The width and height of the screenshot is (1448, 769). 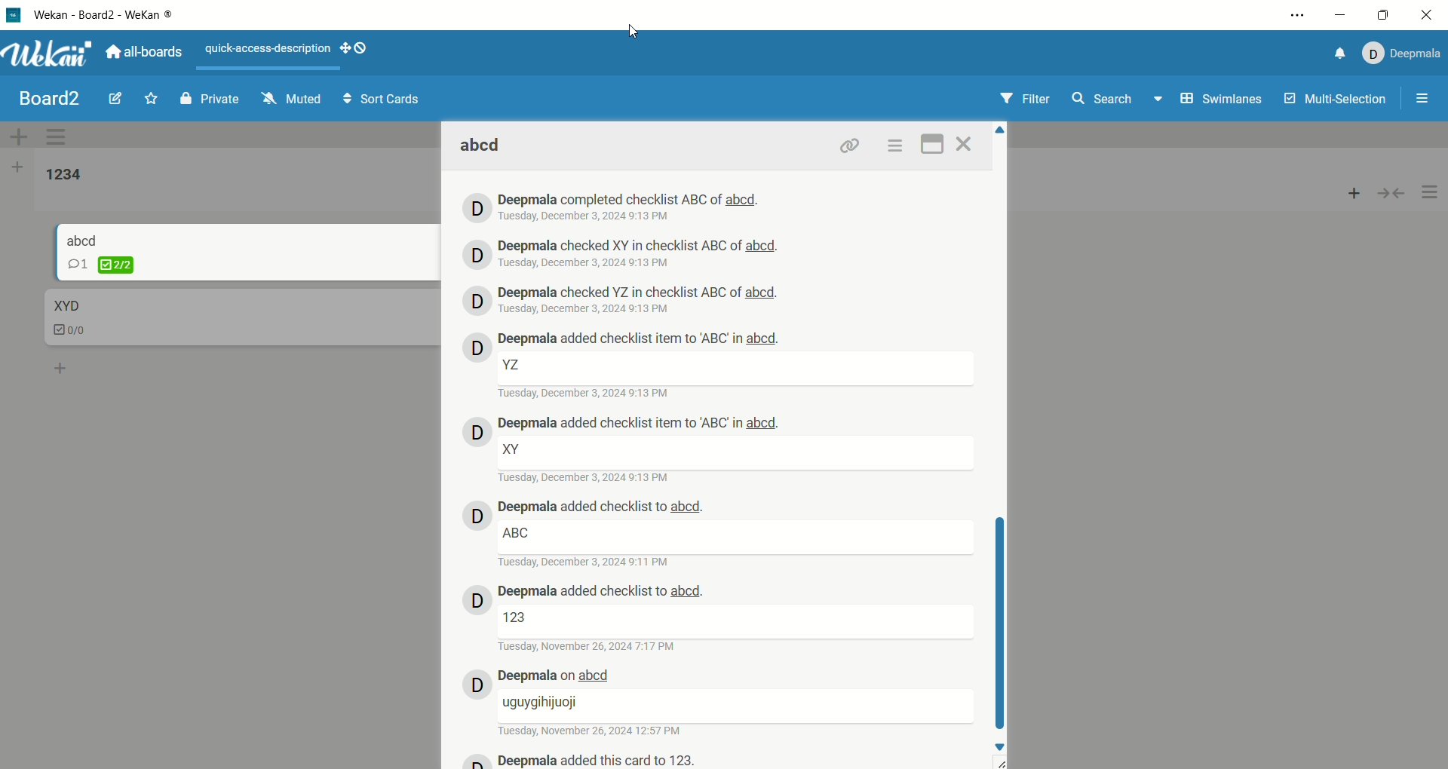 I want to click on logo, so click(x=14, y=17).